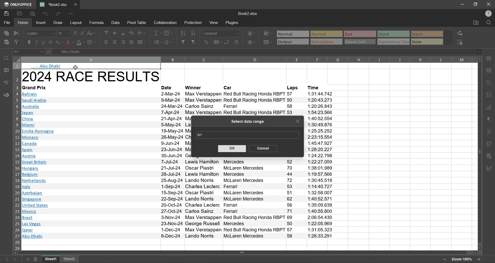 Image resolution: width=495 pixels, height=263 pixels. What do you see at coordinates (69, 43) in the screenshot?
I see `font color` at bounding box center [69, 43].